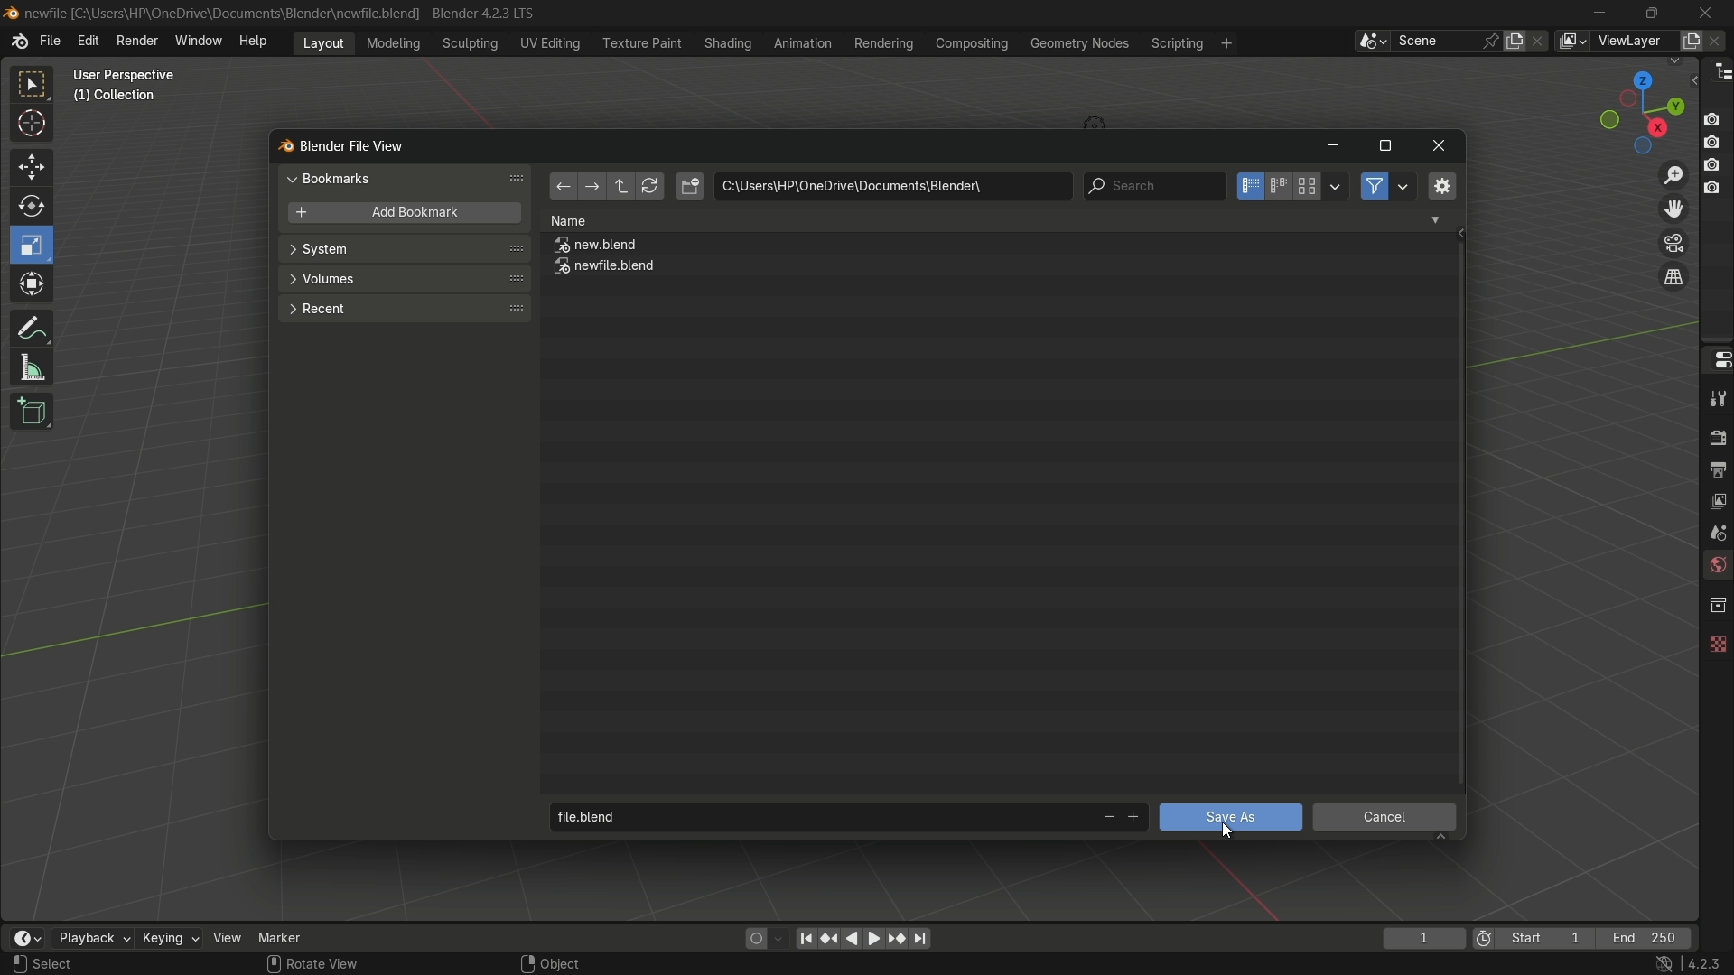  I want to click on new.blend file, so click(597, 247).